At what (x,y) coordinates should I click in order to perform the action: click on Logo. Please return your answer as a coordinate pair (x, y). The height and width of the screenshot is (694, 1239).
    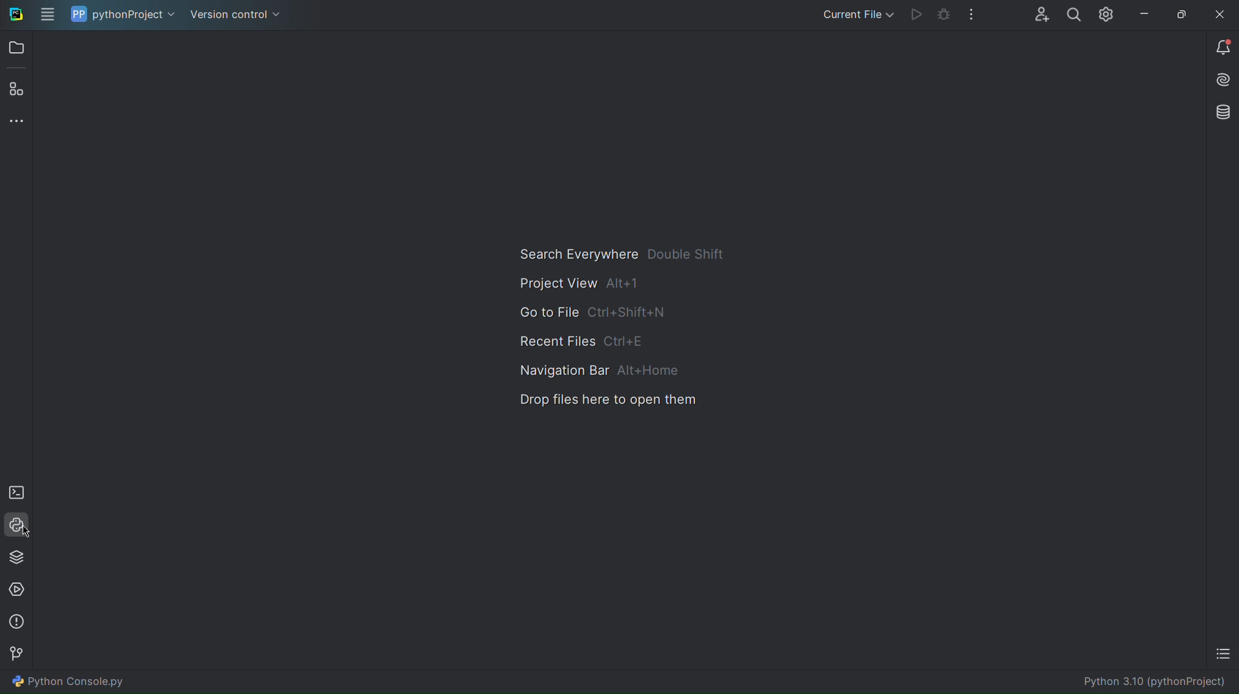
    Looking at the image, I should click on (15, 16).